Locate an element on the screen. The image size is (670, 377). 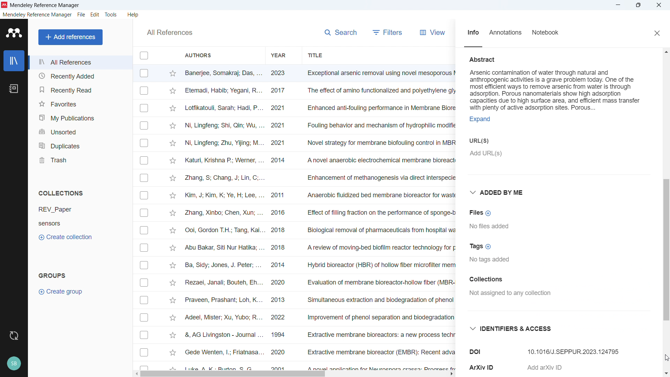
Horizontal scroll bar  is located at coordinates (232, 374).